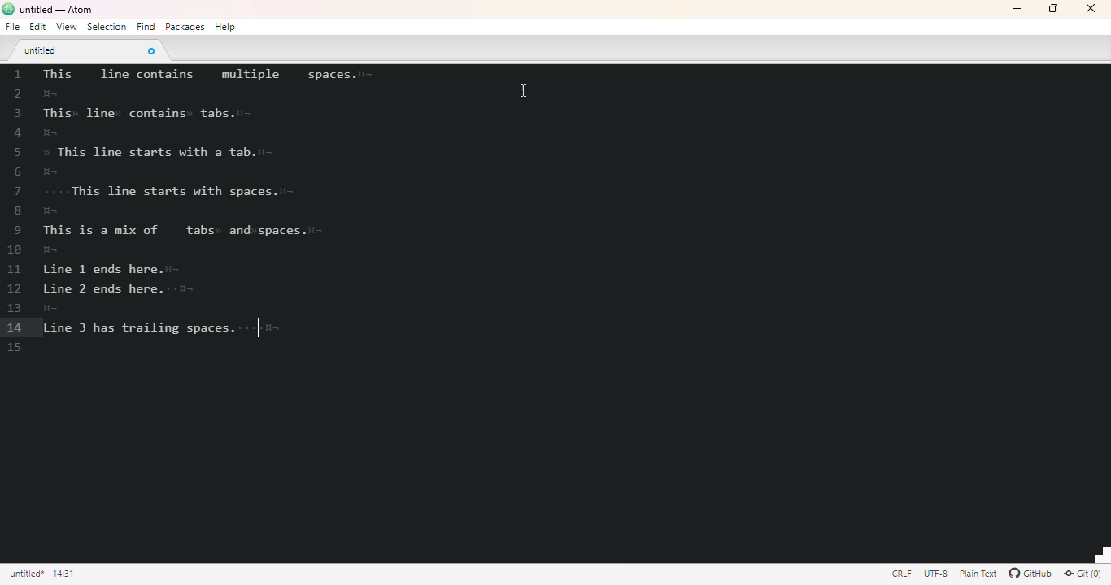 This screenshot has width=1111, height=585. I want to click on invisible characters, so click(182, 288).